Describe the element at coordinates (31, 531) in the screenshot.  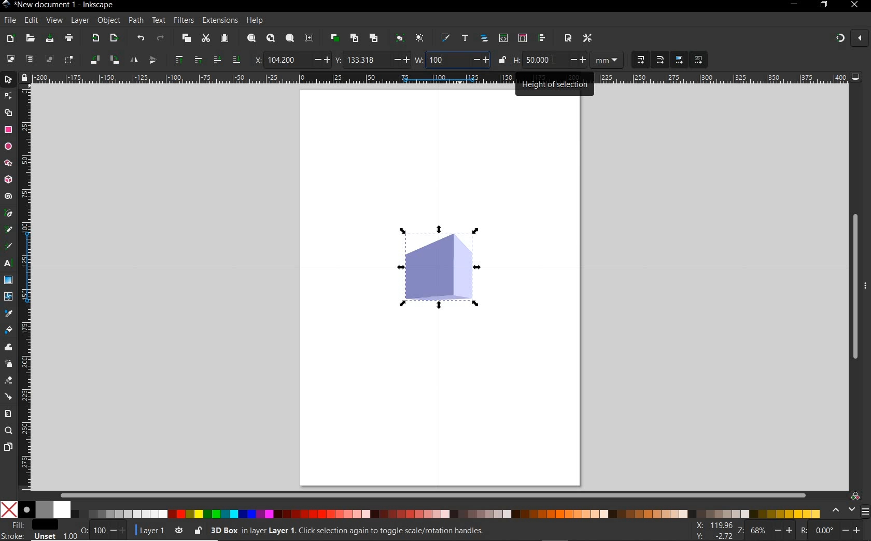
I see `fill and stroke` at that location.